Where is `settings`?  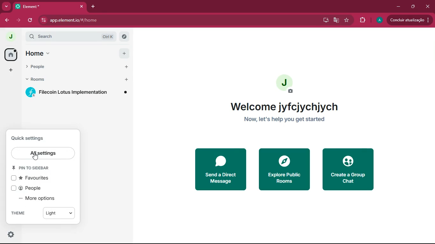
settings is located at coordinates (11, 235).